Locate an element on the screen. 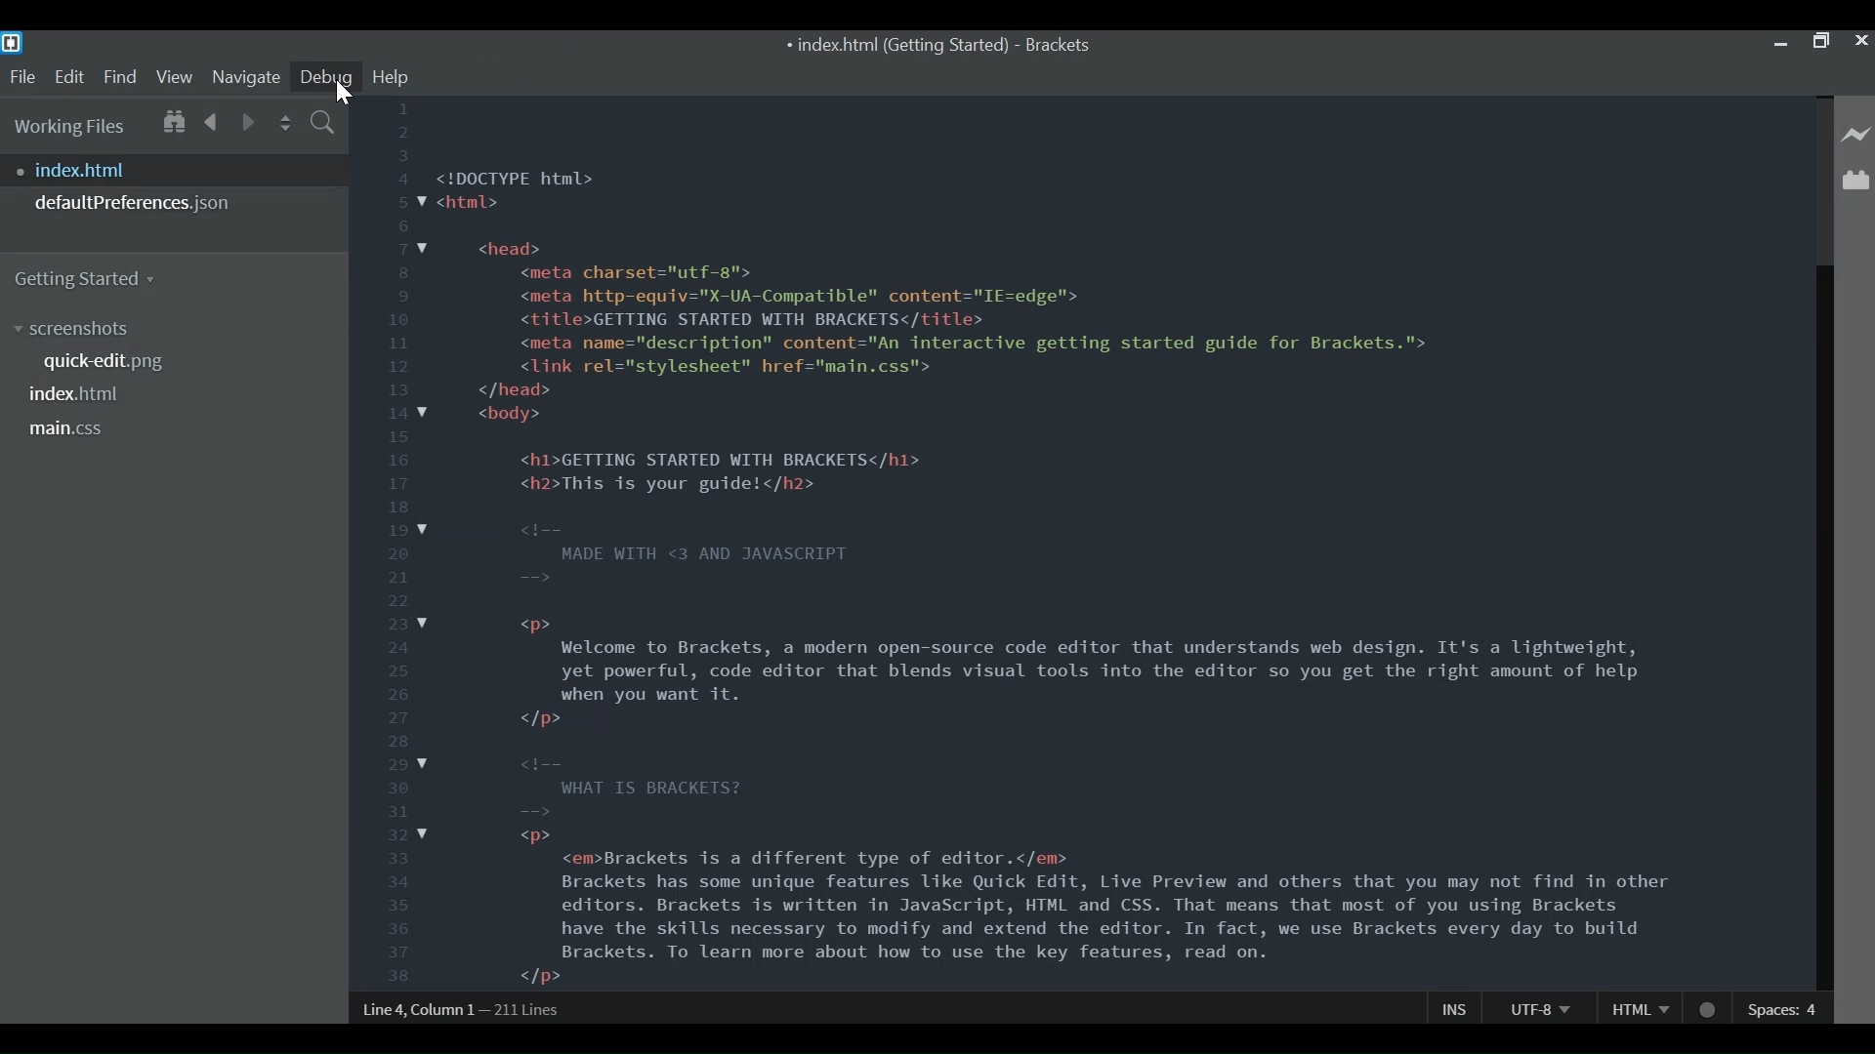  Bracket Desktop Icon is located at coordinates (12, 43).